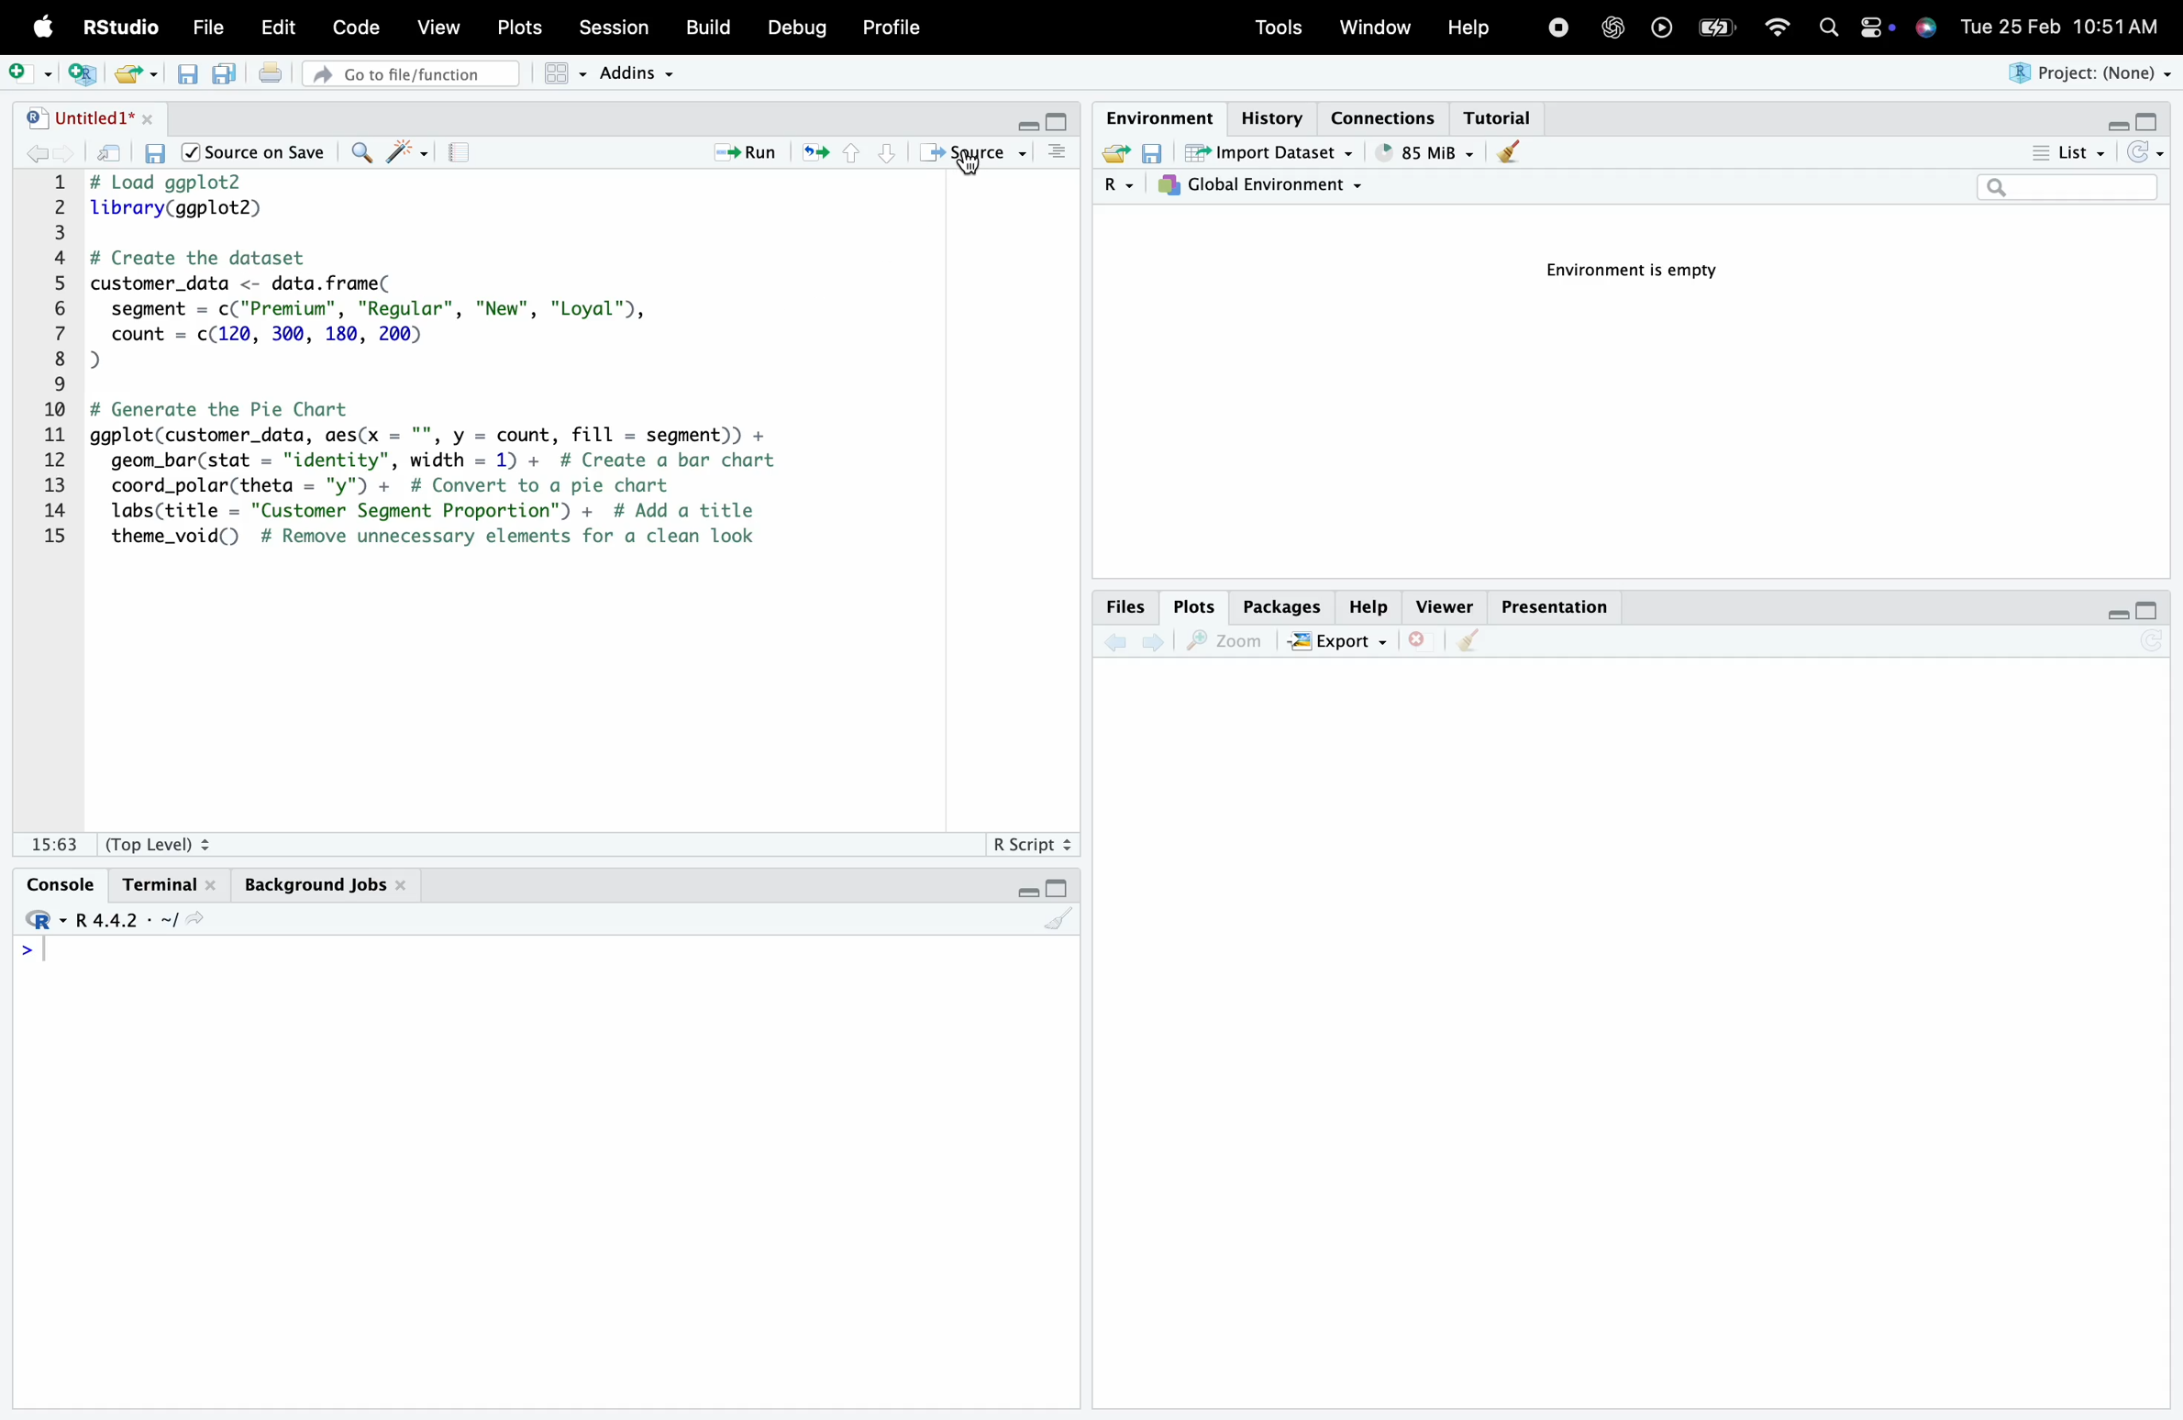 Image resolution: width=2183 pixels, height=1420 pixels. I want to click on > |, so click(41, 953).